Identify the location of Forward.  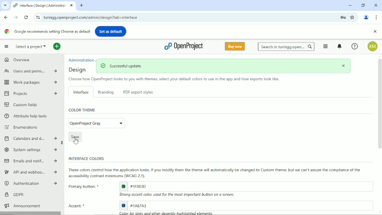
(15, 17).